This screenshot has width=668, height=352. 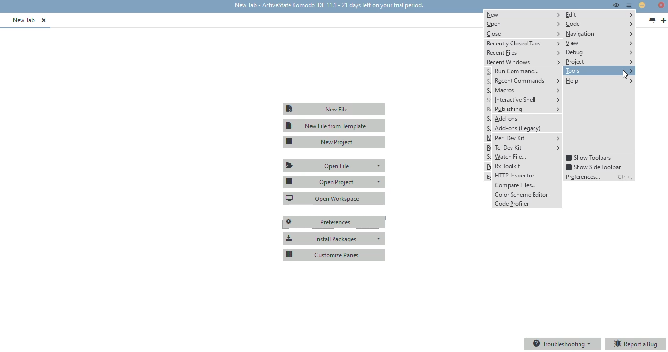 I want to click on new project, so click(x=335, y=142).